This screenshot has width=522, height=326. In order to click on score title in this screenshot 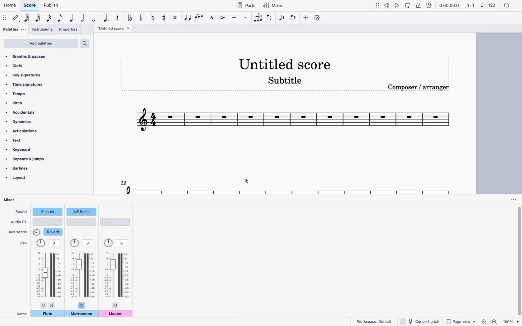, I will do `click(284, 63)`.